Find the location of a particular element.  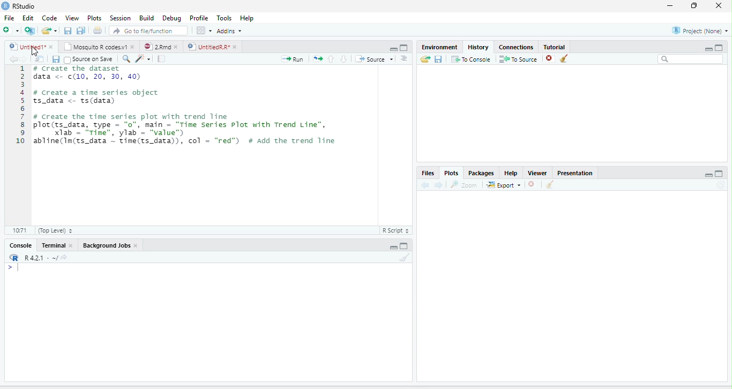

Debug is located at coordinates (171, 18).